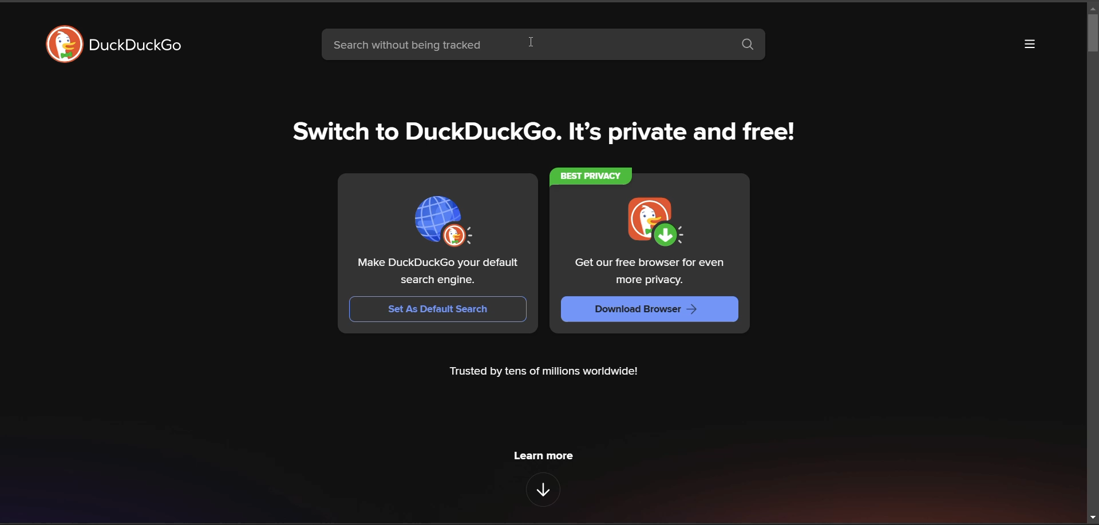 The height and width of the screenshot is (525, 1099). Describe the element at coordinates (442, 220) in the screenshot. I see `set as default search bar image` at that location.